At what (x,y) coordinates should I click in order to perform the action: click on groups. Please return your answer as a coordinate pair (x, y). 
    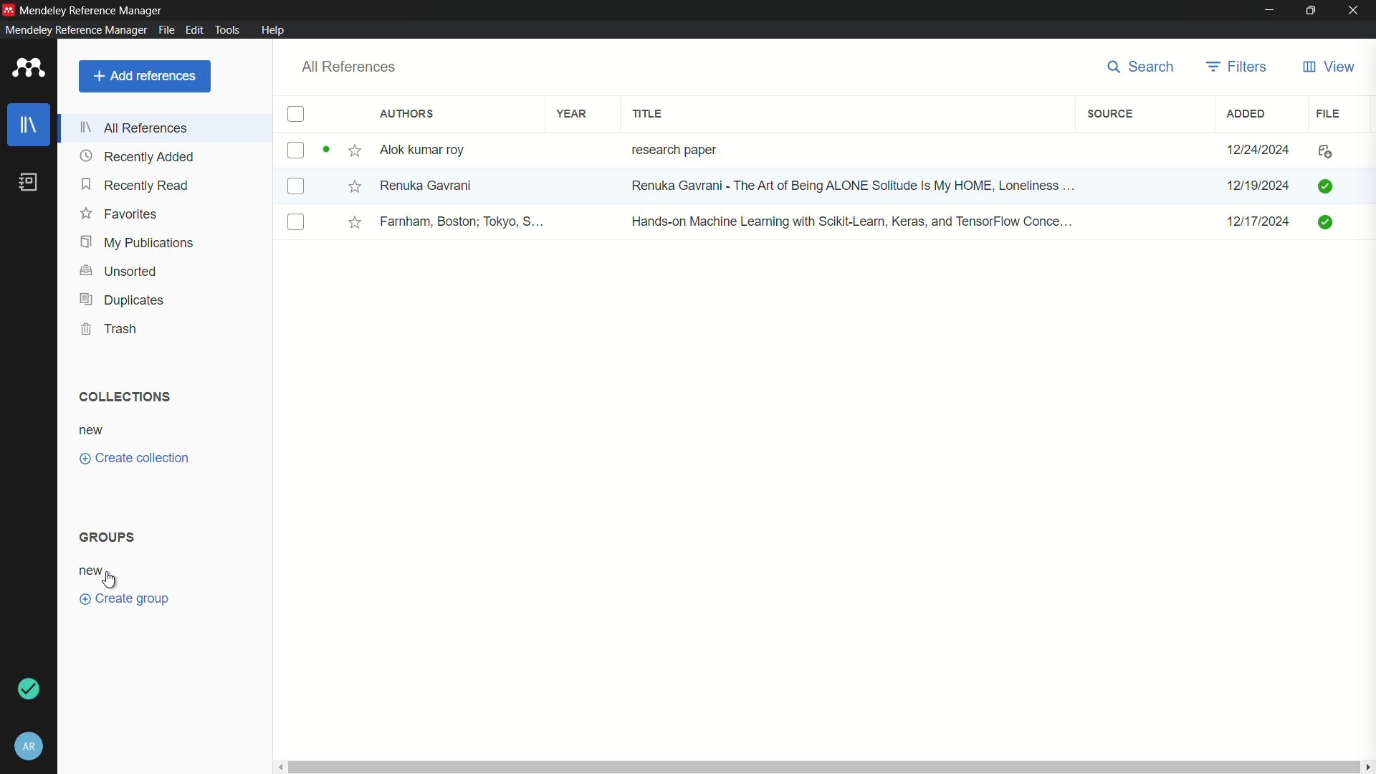
    Looking at the image, I should click on (108, 537).